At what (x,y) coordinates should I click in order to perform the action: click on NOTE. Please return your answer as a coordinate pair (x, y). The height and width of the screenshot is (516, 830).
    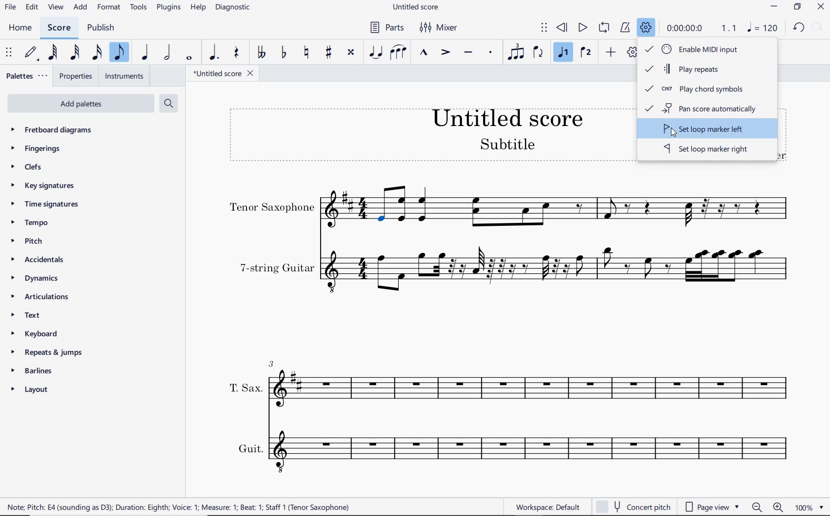
    Looking at the image, I should click on (763, 28).